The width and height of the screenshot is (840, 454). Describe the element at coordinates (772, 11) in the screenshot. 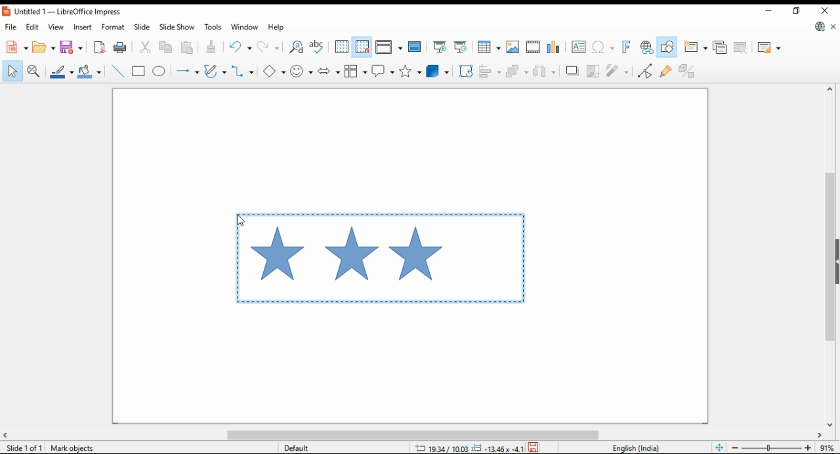

I see `minimize` at that location.